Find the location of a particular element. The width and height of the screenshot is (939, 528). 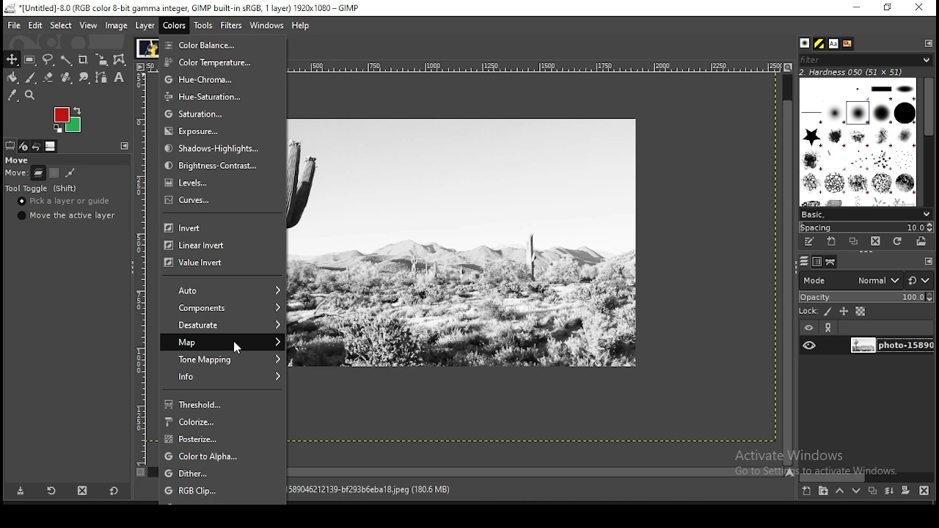

reload tool preset is located at coordinates (53, 490).